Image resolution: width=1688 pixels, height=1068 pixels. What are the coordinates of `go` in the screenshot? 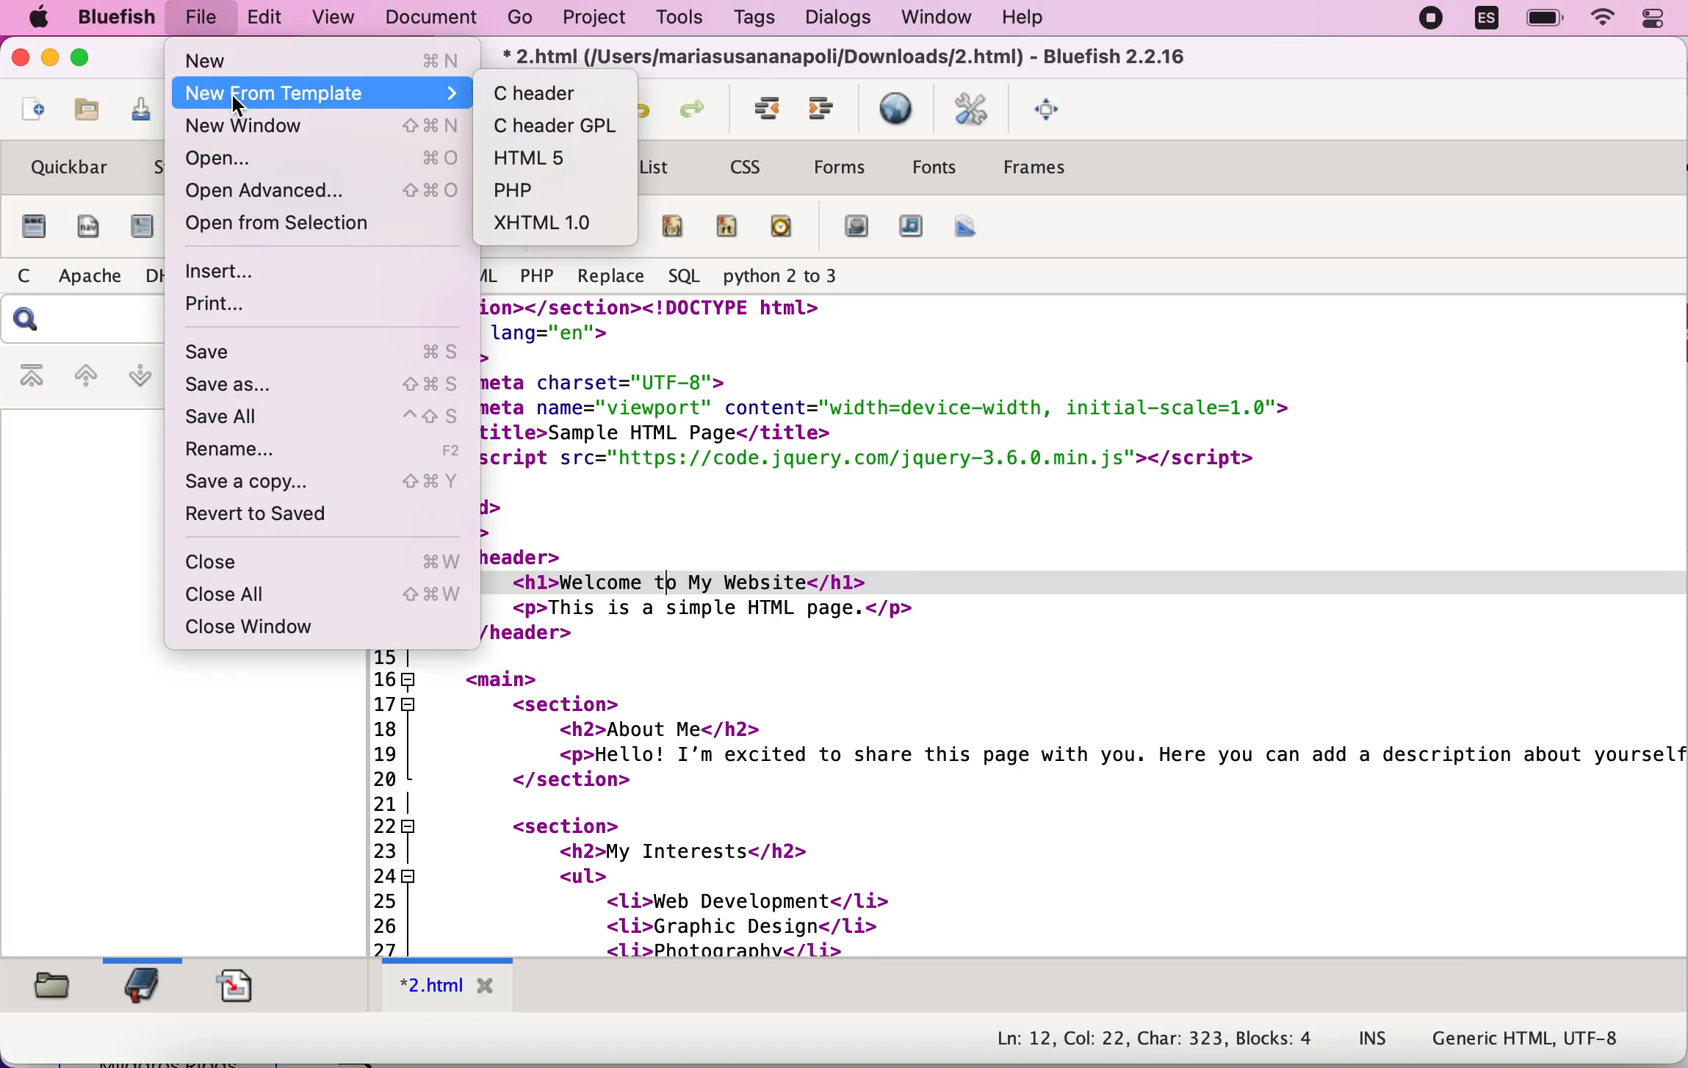 It's located at (517, 18).